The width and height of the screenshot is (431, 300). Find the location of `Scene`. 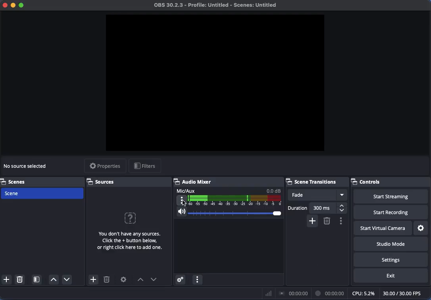

Scene is located at coordinates (44, 192).